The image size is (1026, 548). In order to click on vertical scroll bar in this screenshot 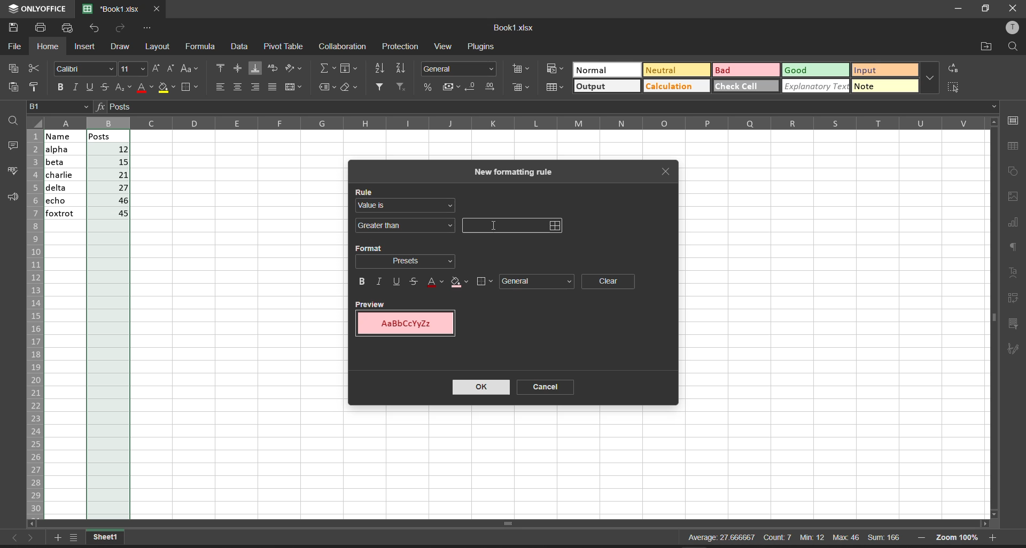, I will do `click(994, 308)`.